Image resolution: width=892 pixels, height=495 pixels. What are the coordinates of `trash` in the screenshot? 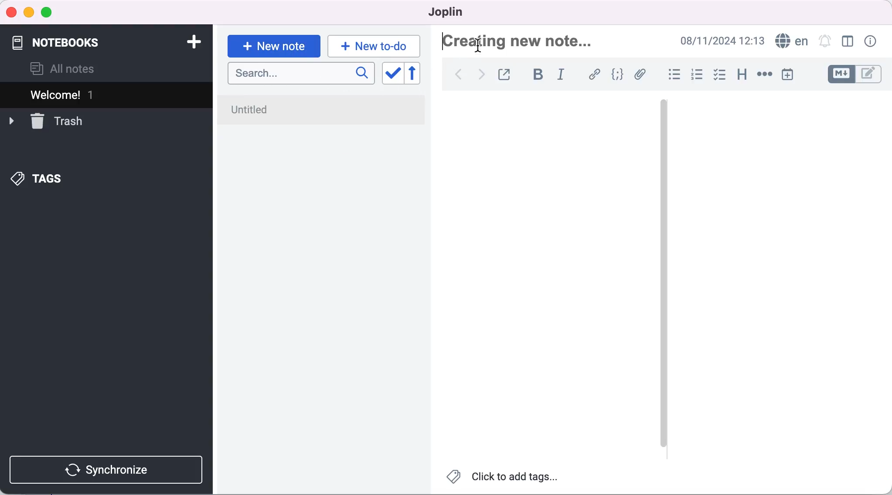 It's located at (56, 122).